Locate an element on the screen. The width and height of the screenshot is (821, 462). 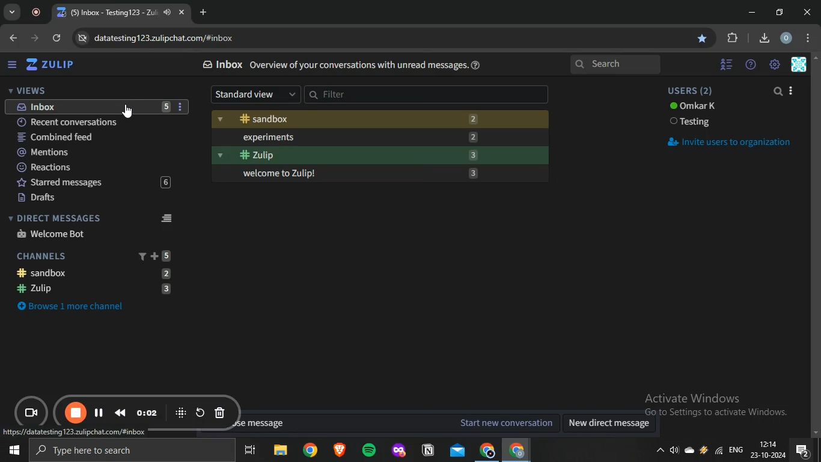
hide user list menu is located at coordinates (727, 63).